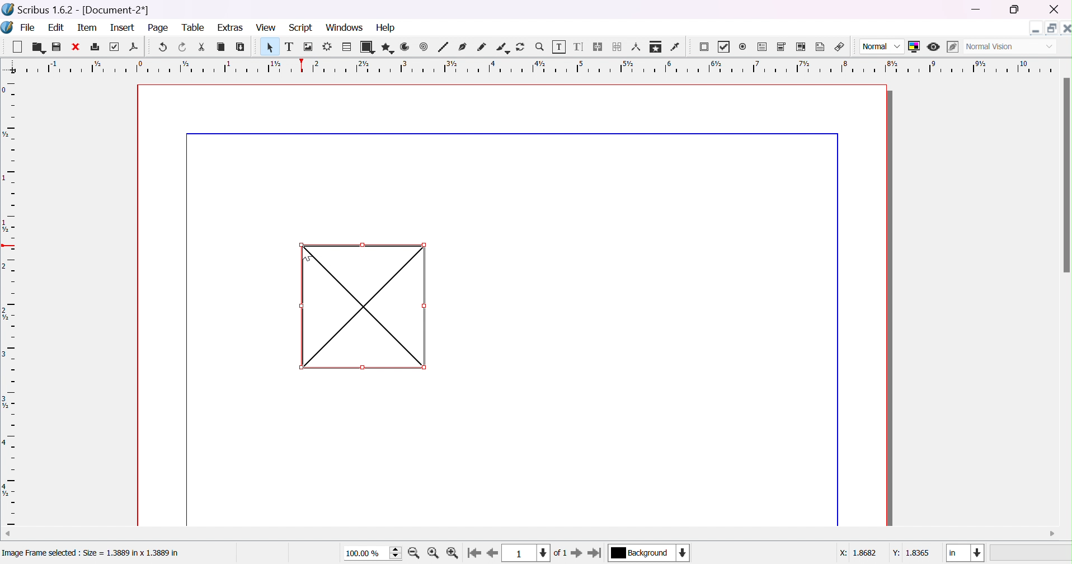 The height and width of the screenshot is (564, 1072). Describe the element at coordinates (366, 47) in the screenshot. I see `shape` at that location.